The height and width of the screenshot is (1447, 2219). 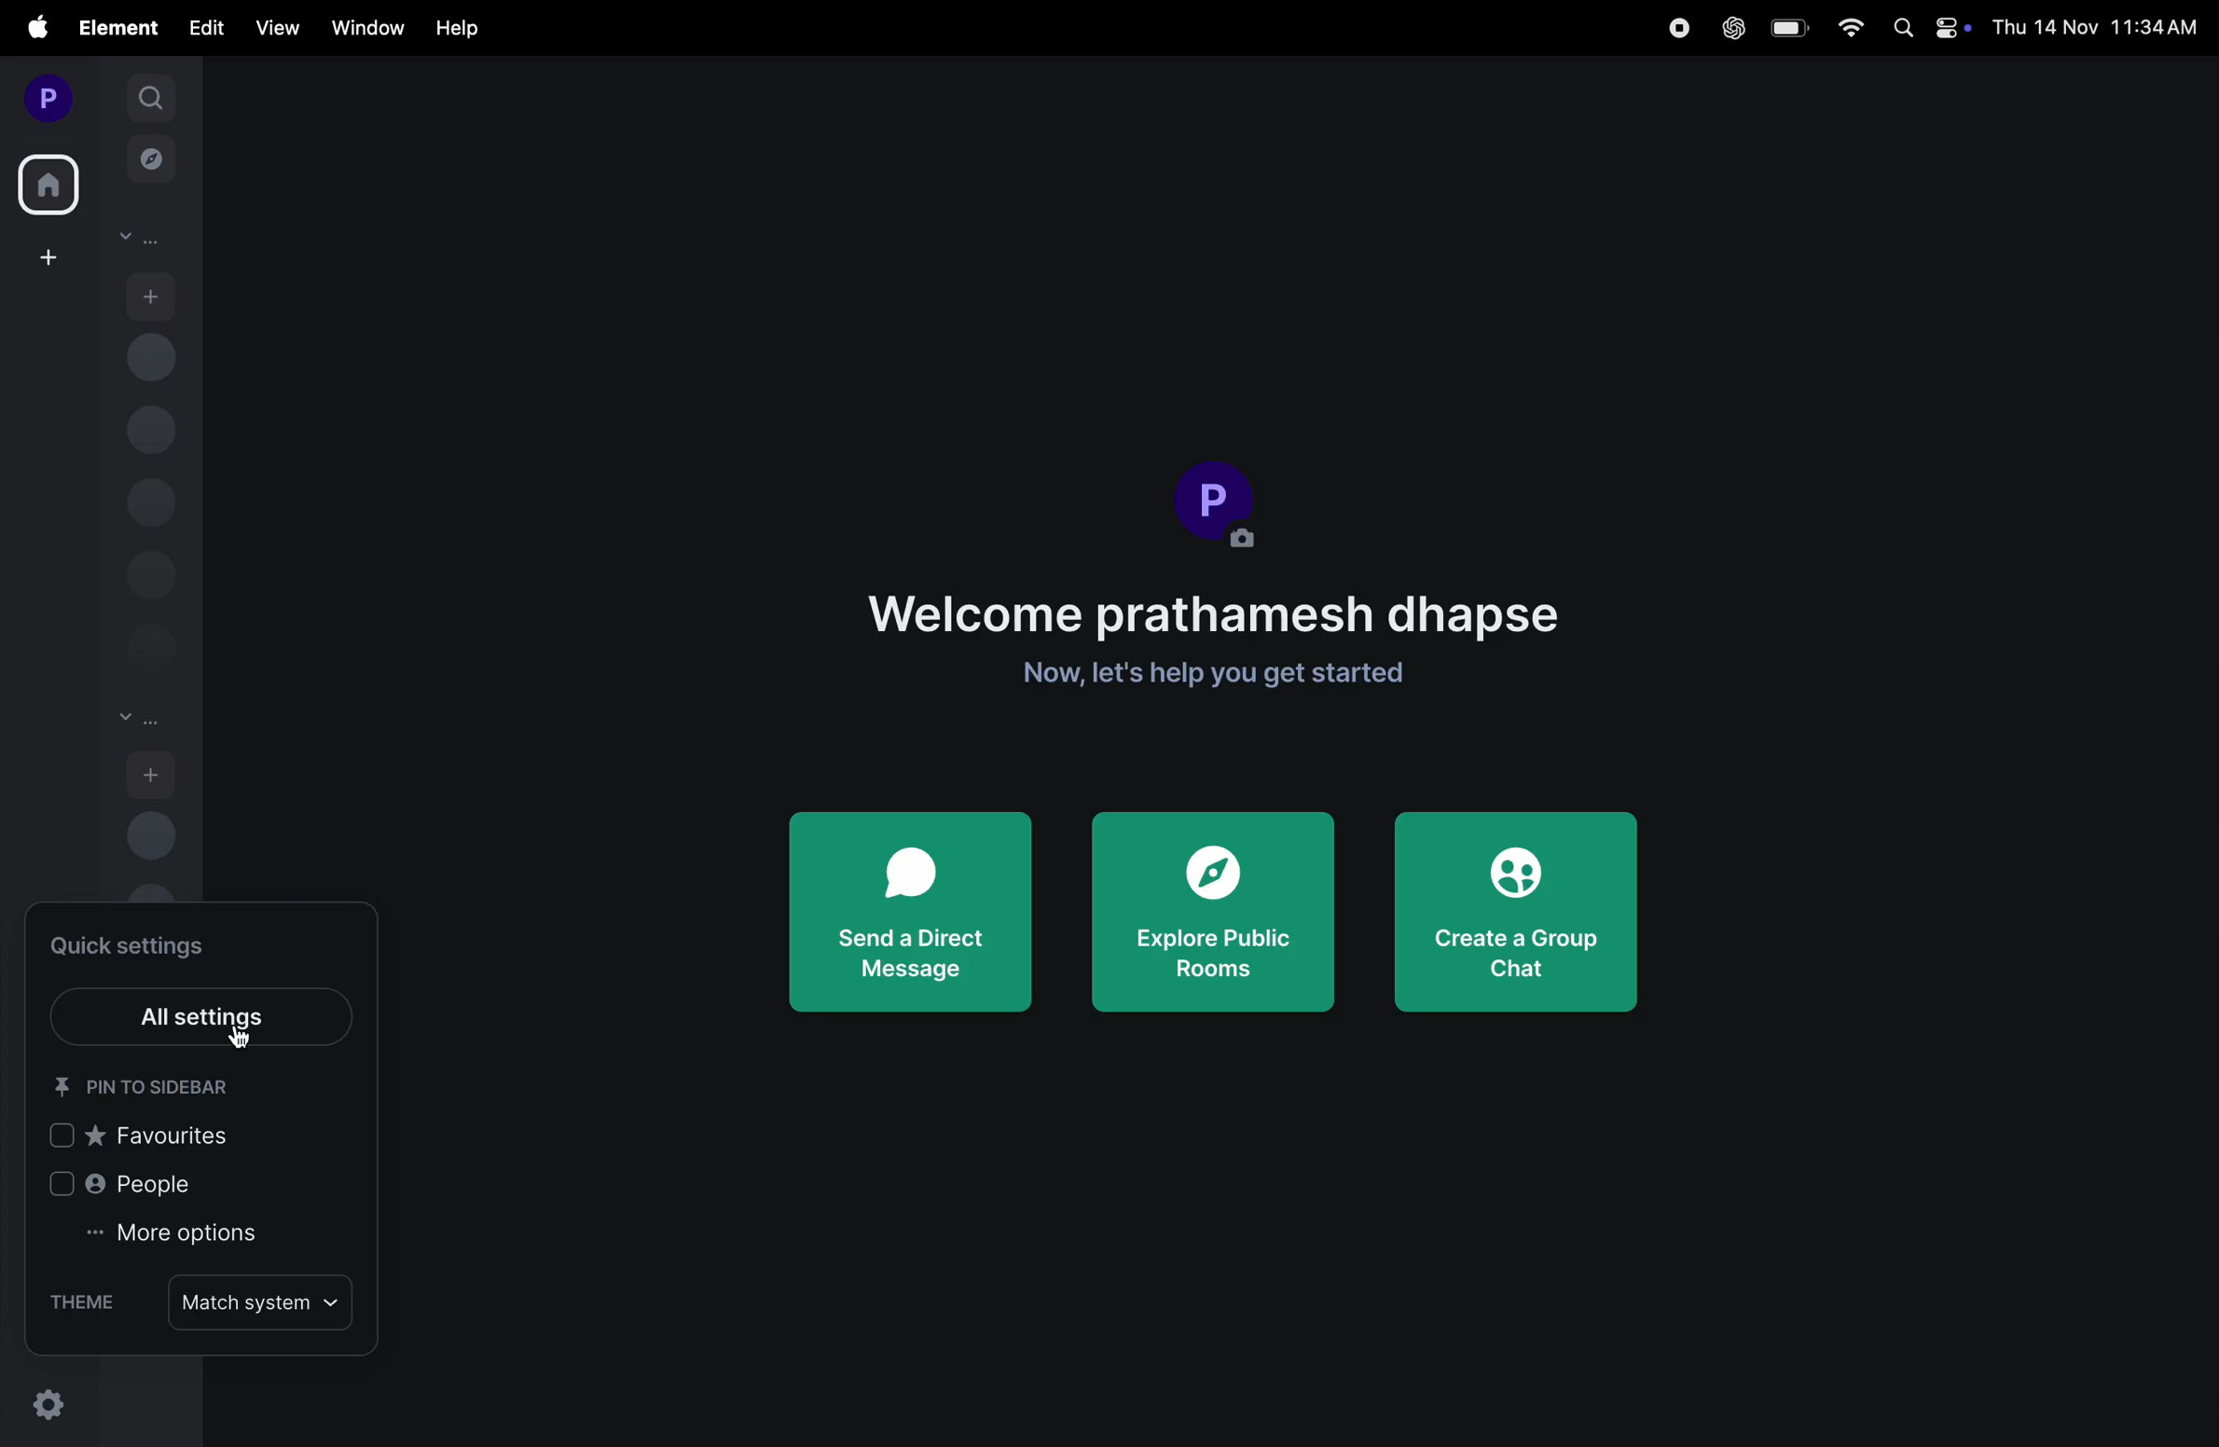 What do you see at coordinates (1730, 28) in the screenshot?
I see `chatgpt` at bounding box center [1730, 28].